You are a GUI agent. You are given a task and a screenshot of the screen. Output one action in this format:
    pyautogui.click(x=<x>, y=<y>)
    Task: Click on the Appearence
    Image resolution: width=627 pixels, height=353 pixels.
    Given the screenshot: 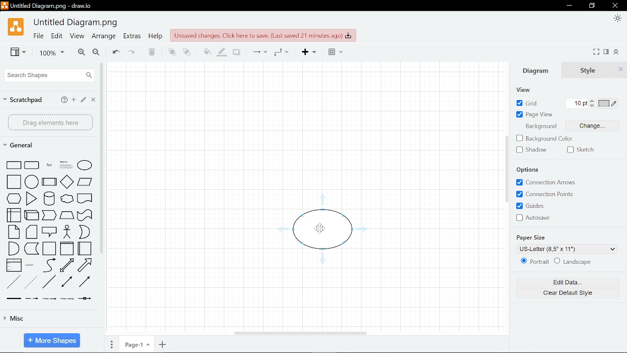 What is the action you would take?
    pyautogui.click(x=616, y=19)
    